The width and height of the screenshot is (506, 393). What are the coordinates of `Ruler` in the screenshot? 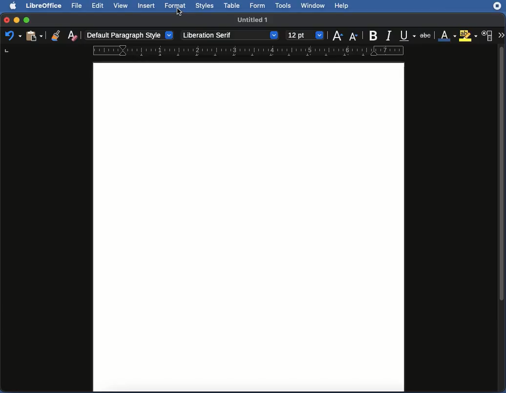 It's located at (249, 51).